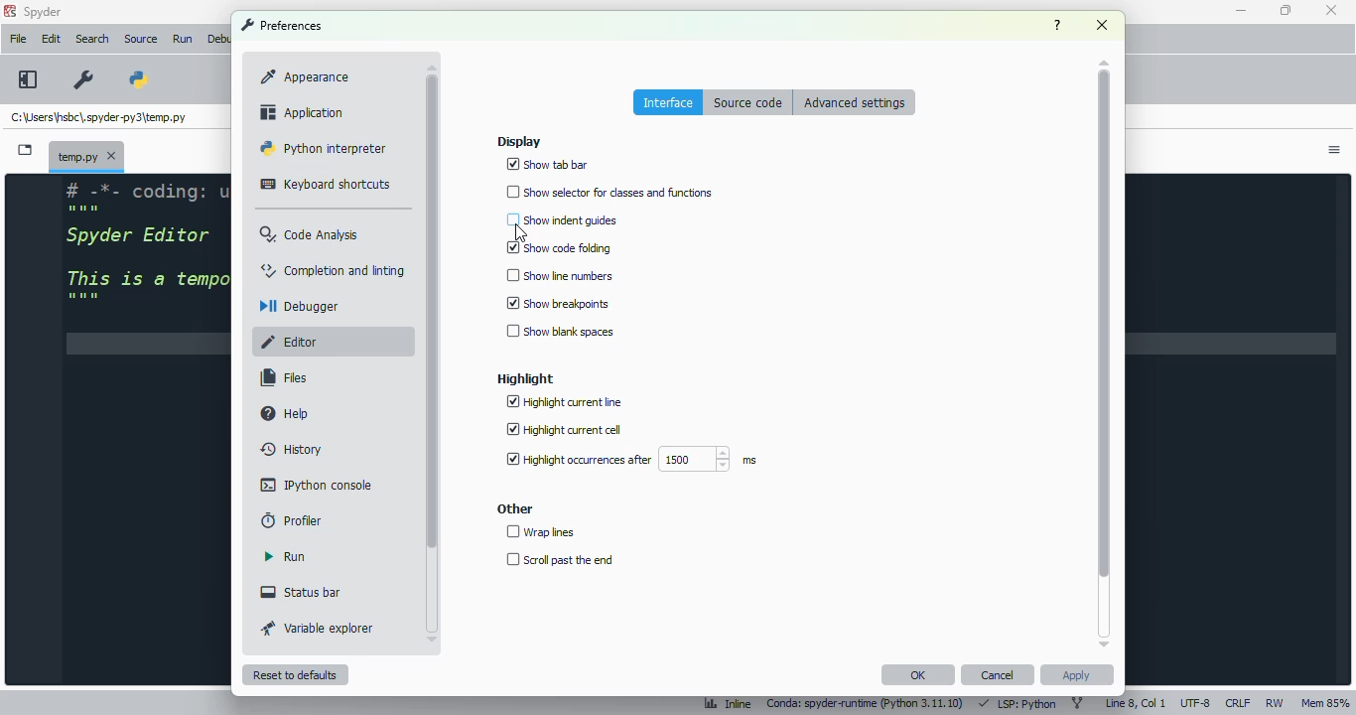 The width and height of the screenshot is (1356, 715). I want to click on line 8, col 1, so click(1138, 705).